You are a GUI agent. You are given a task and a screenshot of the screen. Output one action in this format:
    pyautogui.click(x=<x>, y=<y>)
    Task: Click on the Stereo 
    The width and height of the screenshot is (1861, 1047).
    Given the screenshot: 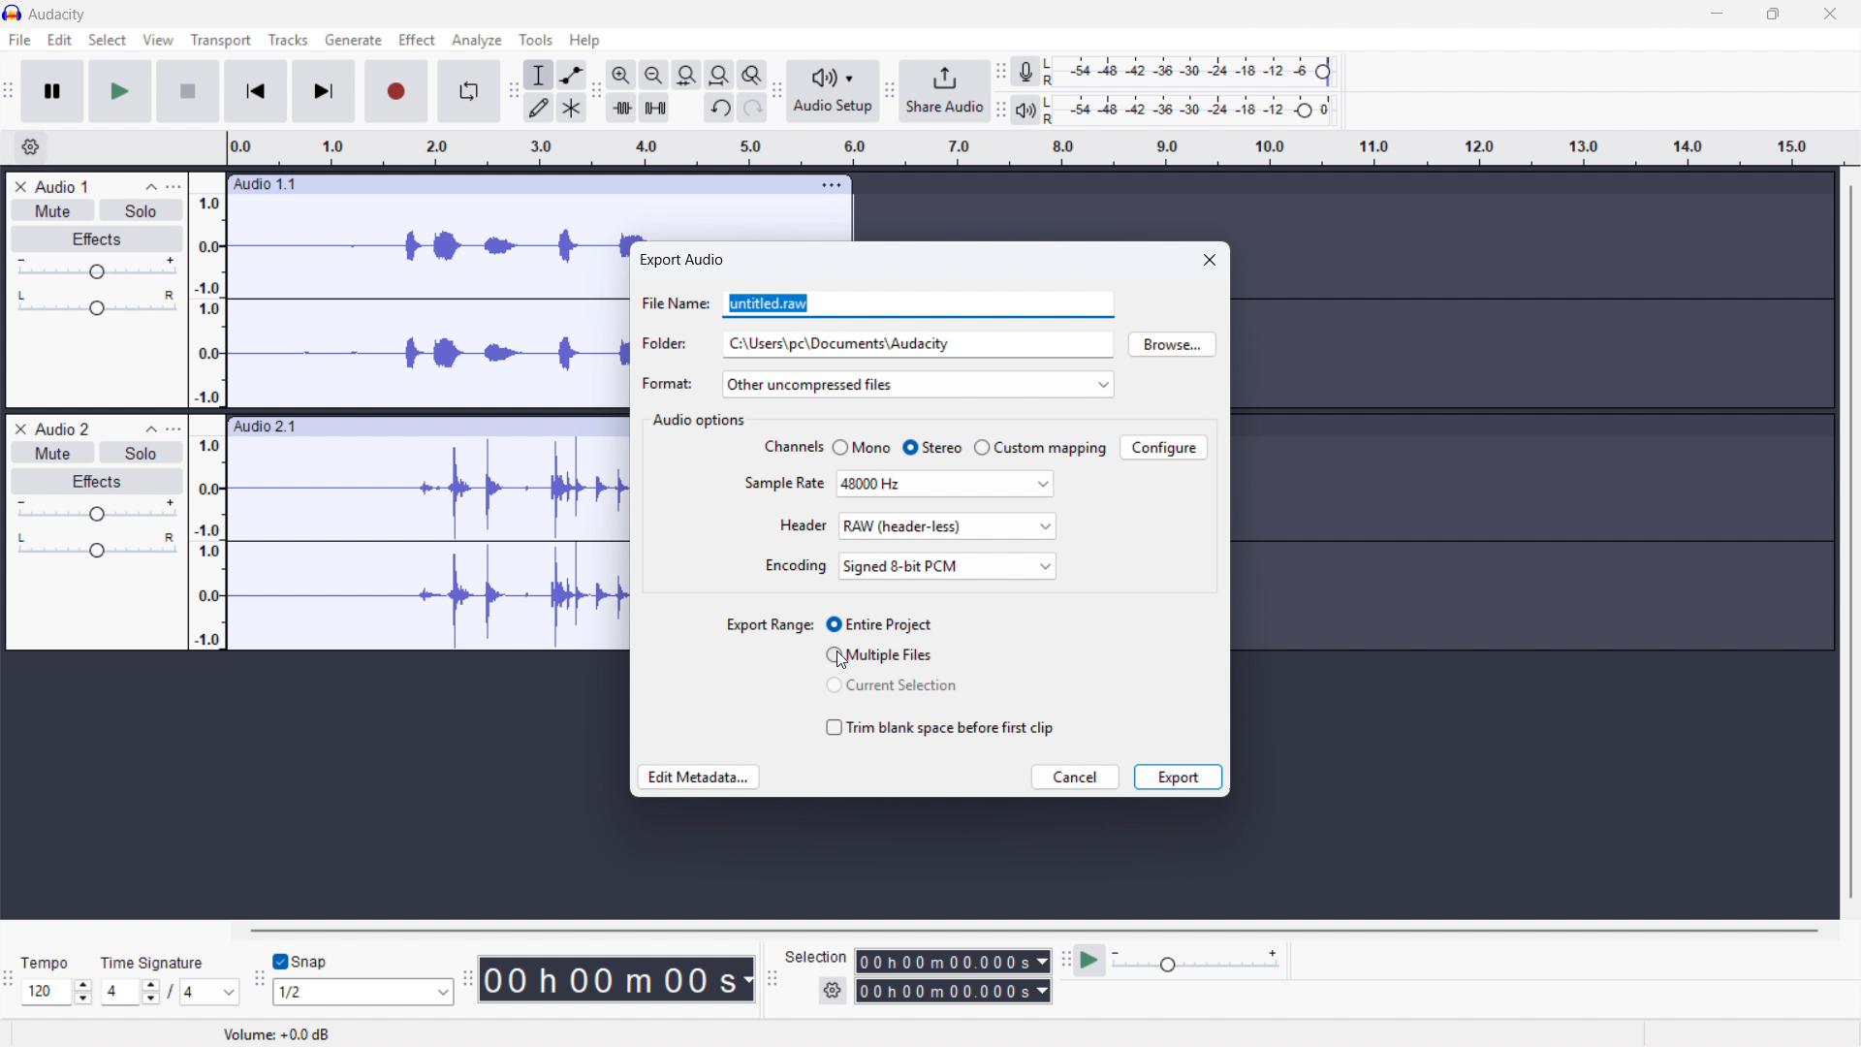 What is the action you would take?
    pyautogui.click(x=932, y=447)
    